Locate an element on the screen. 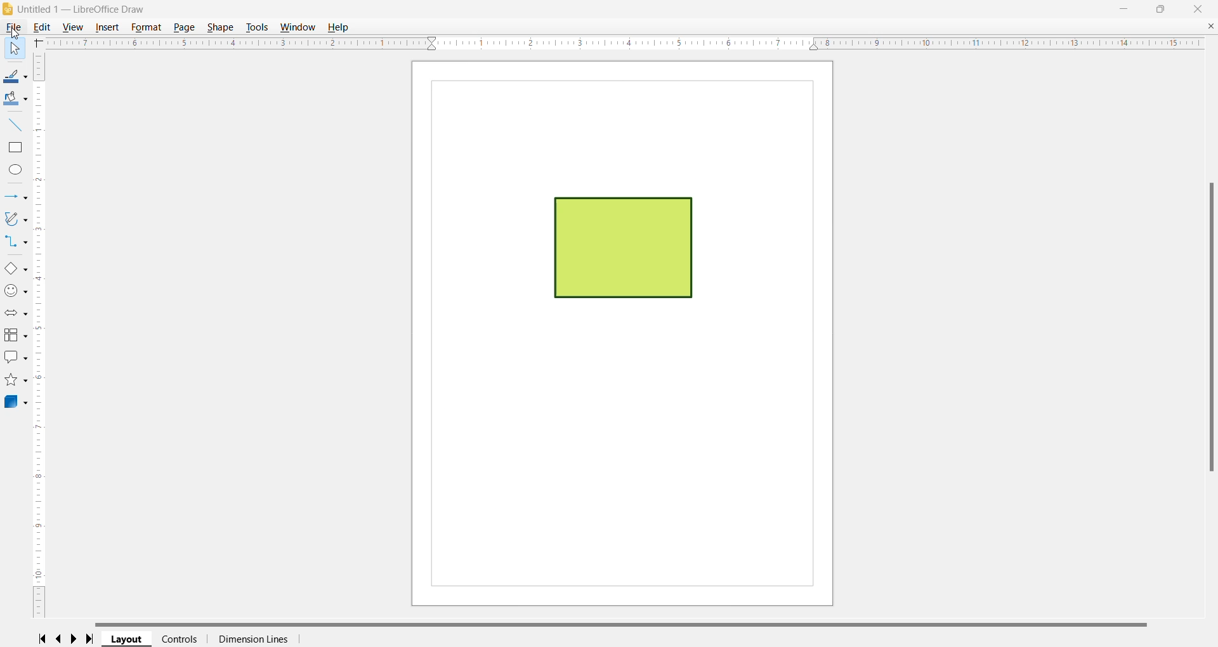 Image resolution: width=1218 pixels, height=647 pixels. Rectangle is located at coordinates (16, 148).